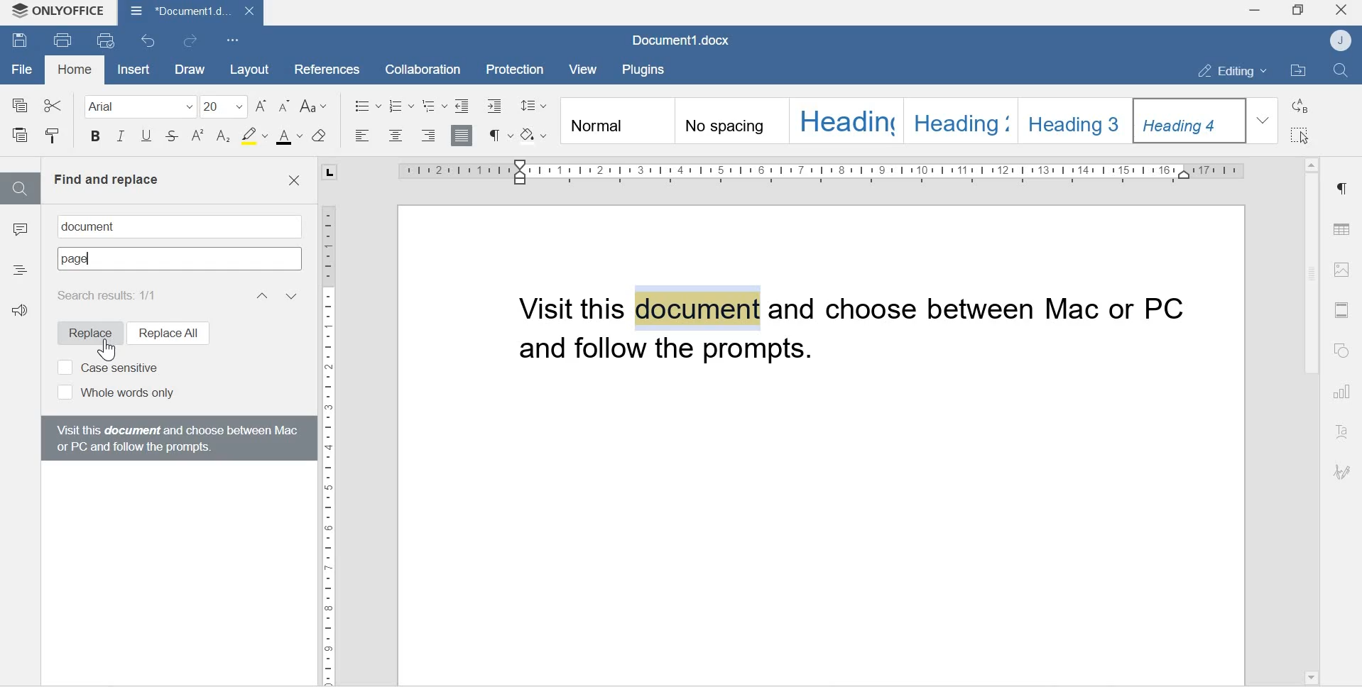 This screenshot has height=687, width=1362. Describe the element at coordinates (434, 105) in the screenshot. I see `Multilevel List` at that location.